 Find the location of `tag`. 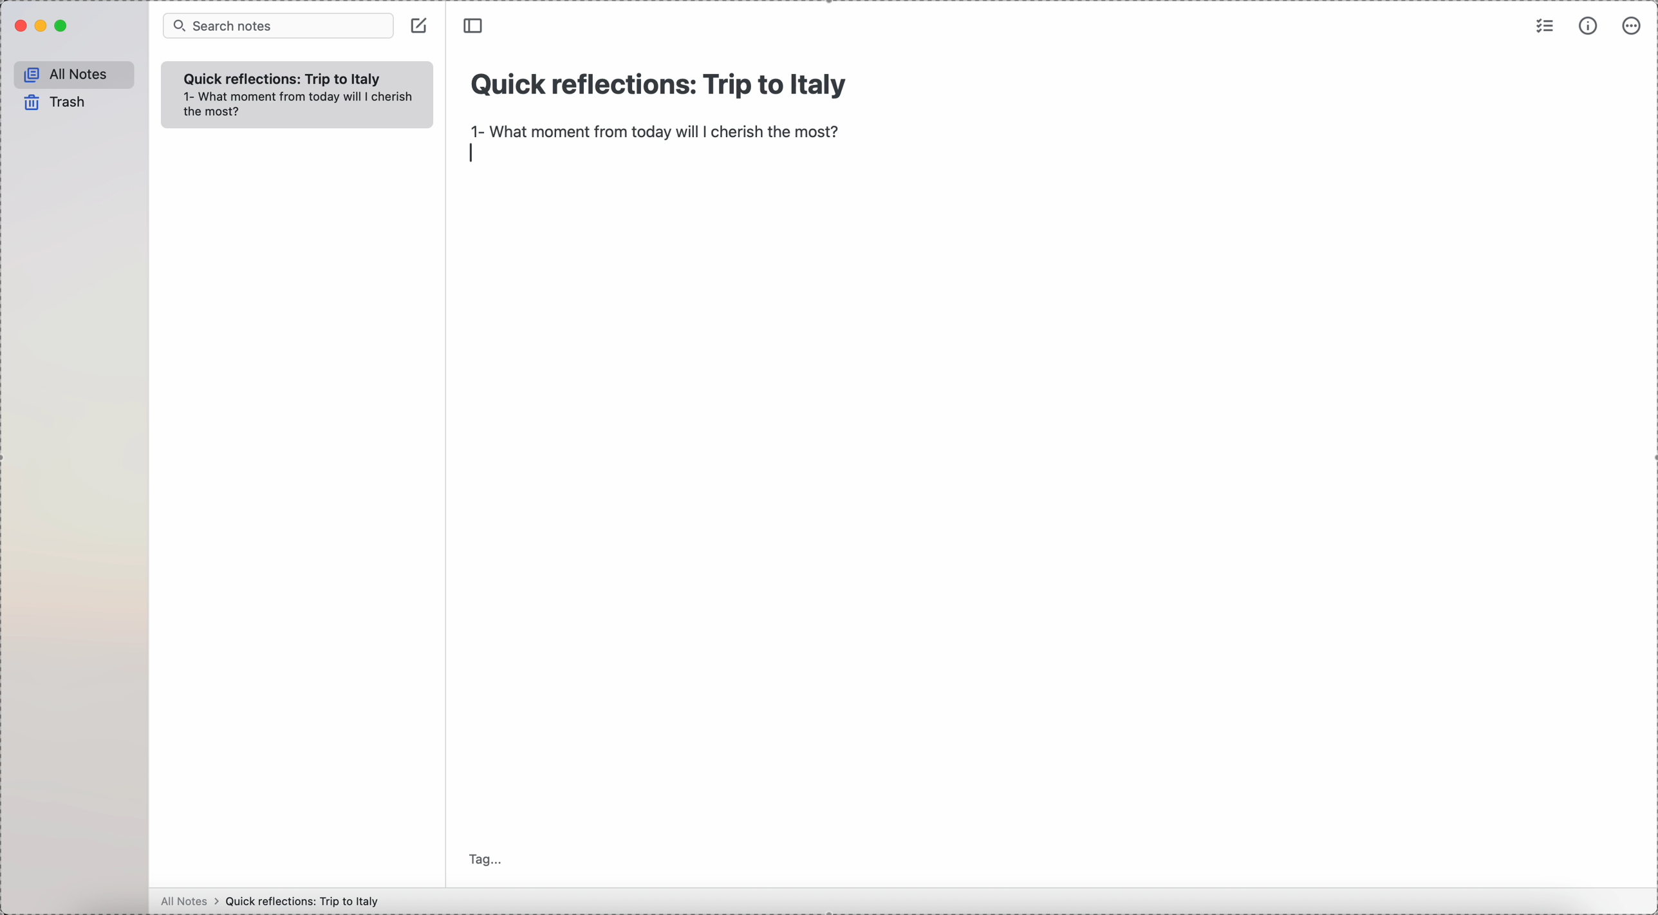

tag is located at coordinates (486, 859).